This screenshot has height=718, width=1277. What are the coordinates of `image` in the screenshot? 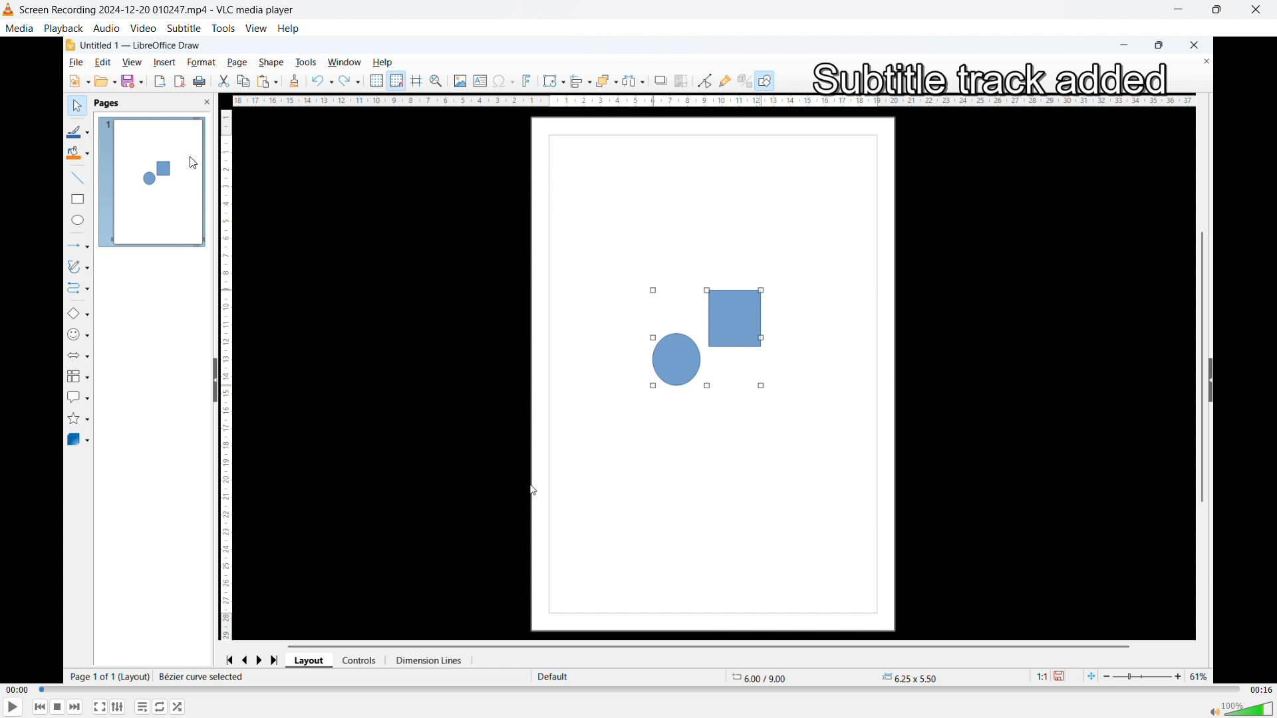 It's located at (459, 81).